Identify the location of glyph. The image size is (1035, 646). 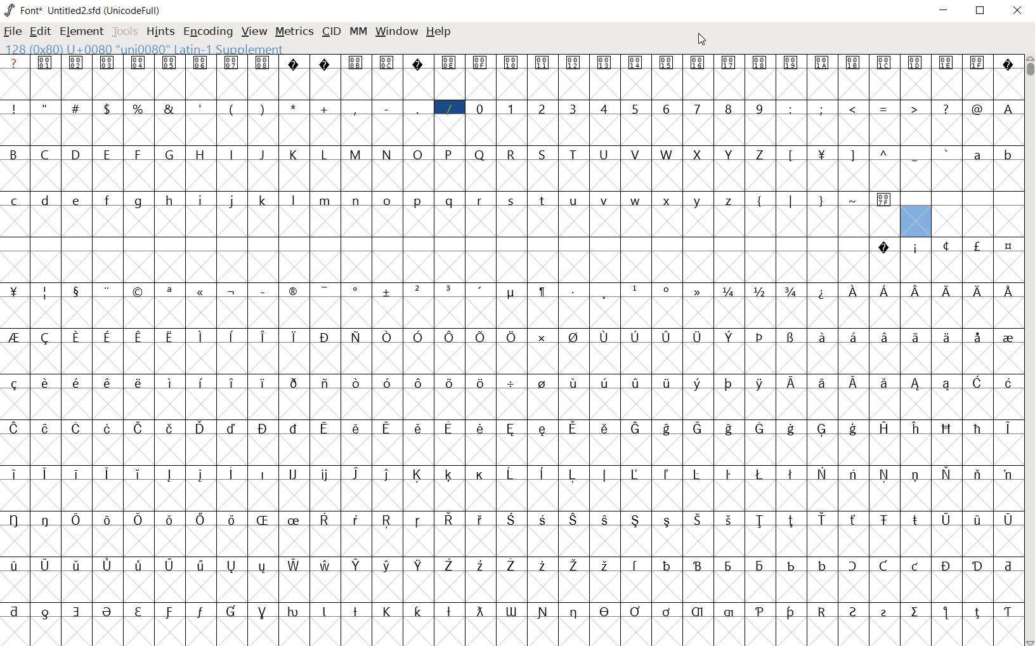
(791, 338).